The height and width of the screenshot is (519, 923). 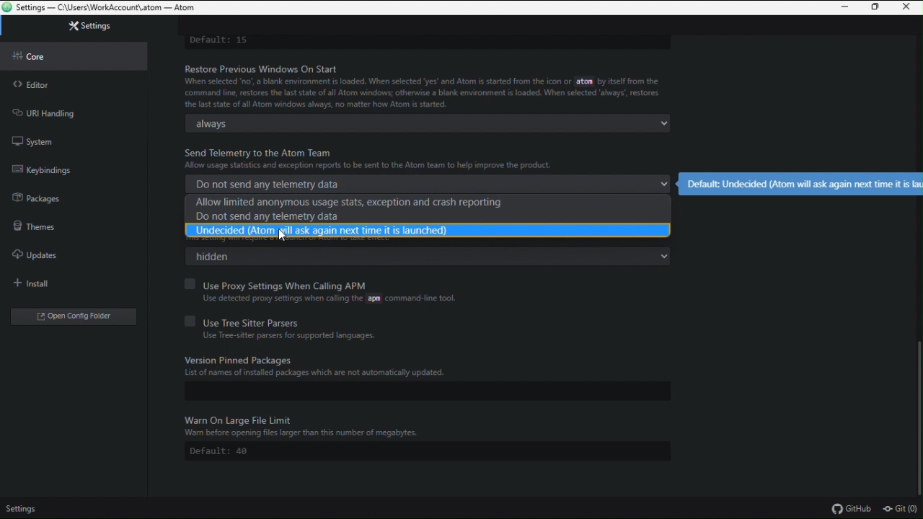 I want to click on Scroll up, so click(x=917, y=412).